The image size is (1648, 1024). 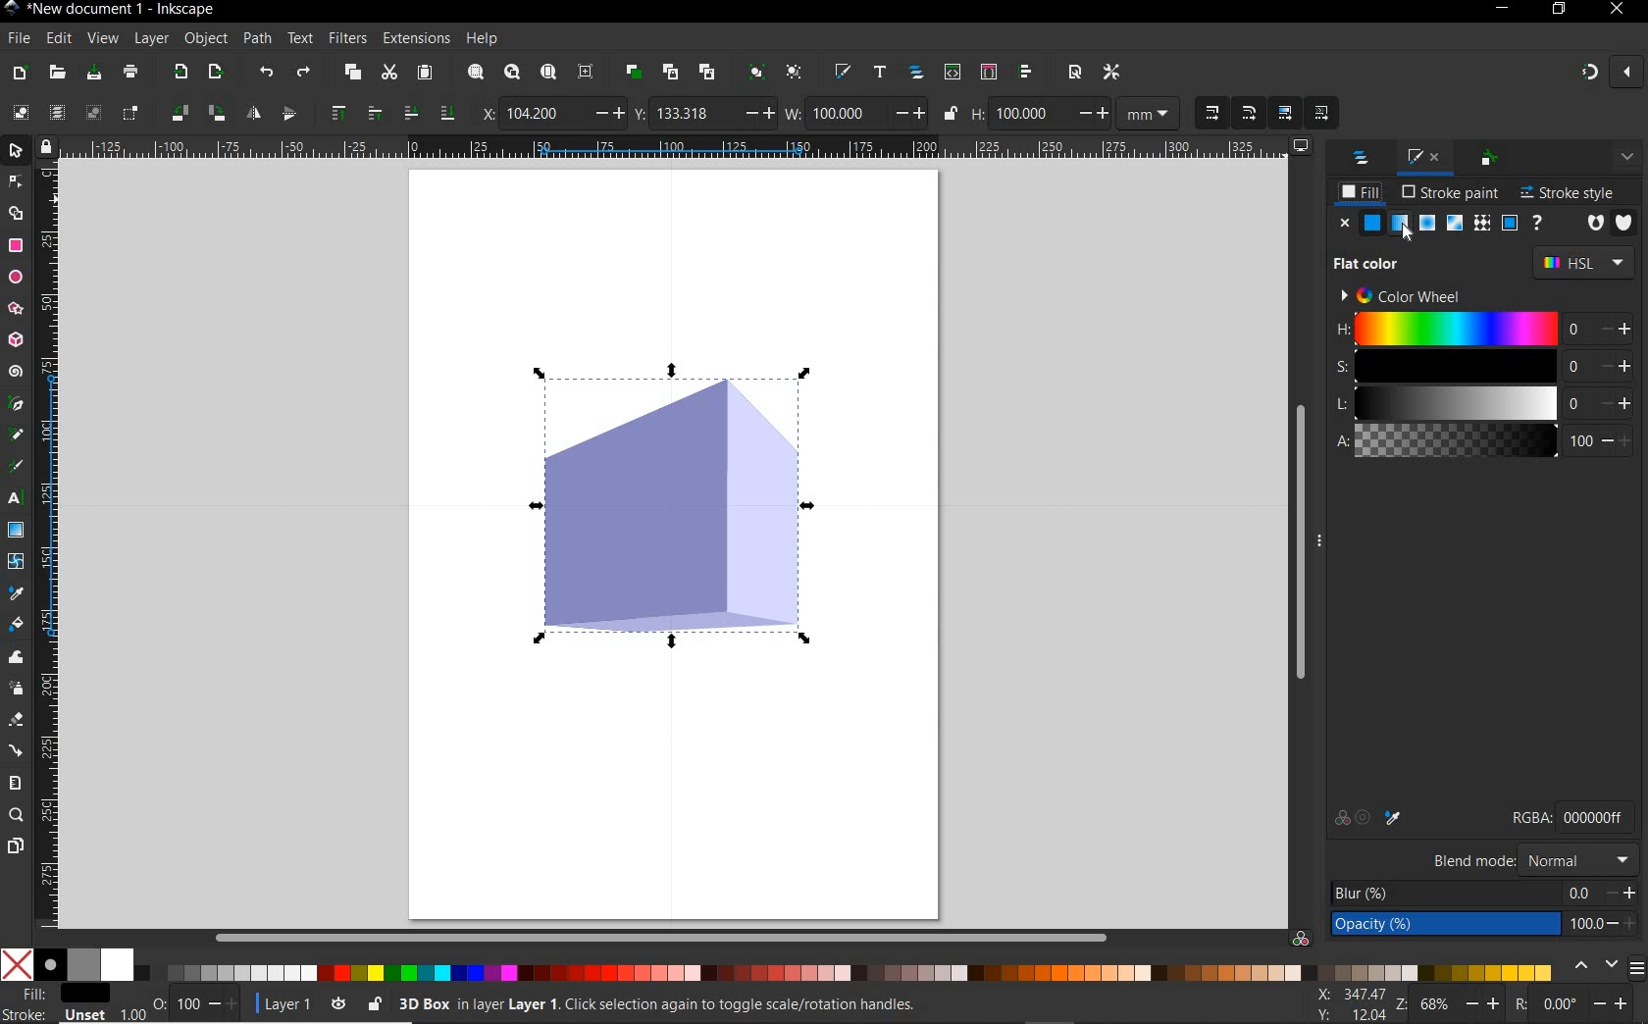 I want to click on OBJECT, so click(x=208, y=39).